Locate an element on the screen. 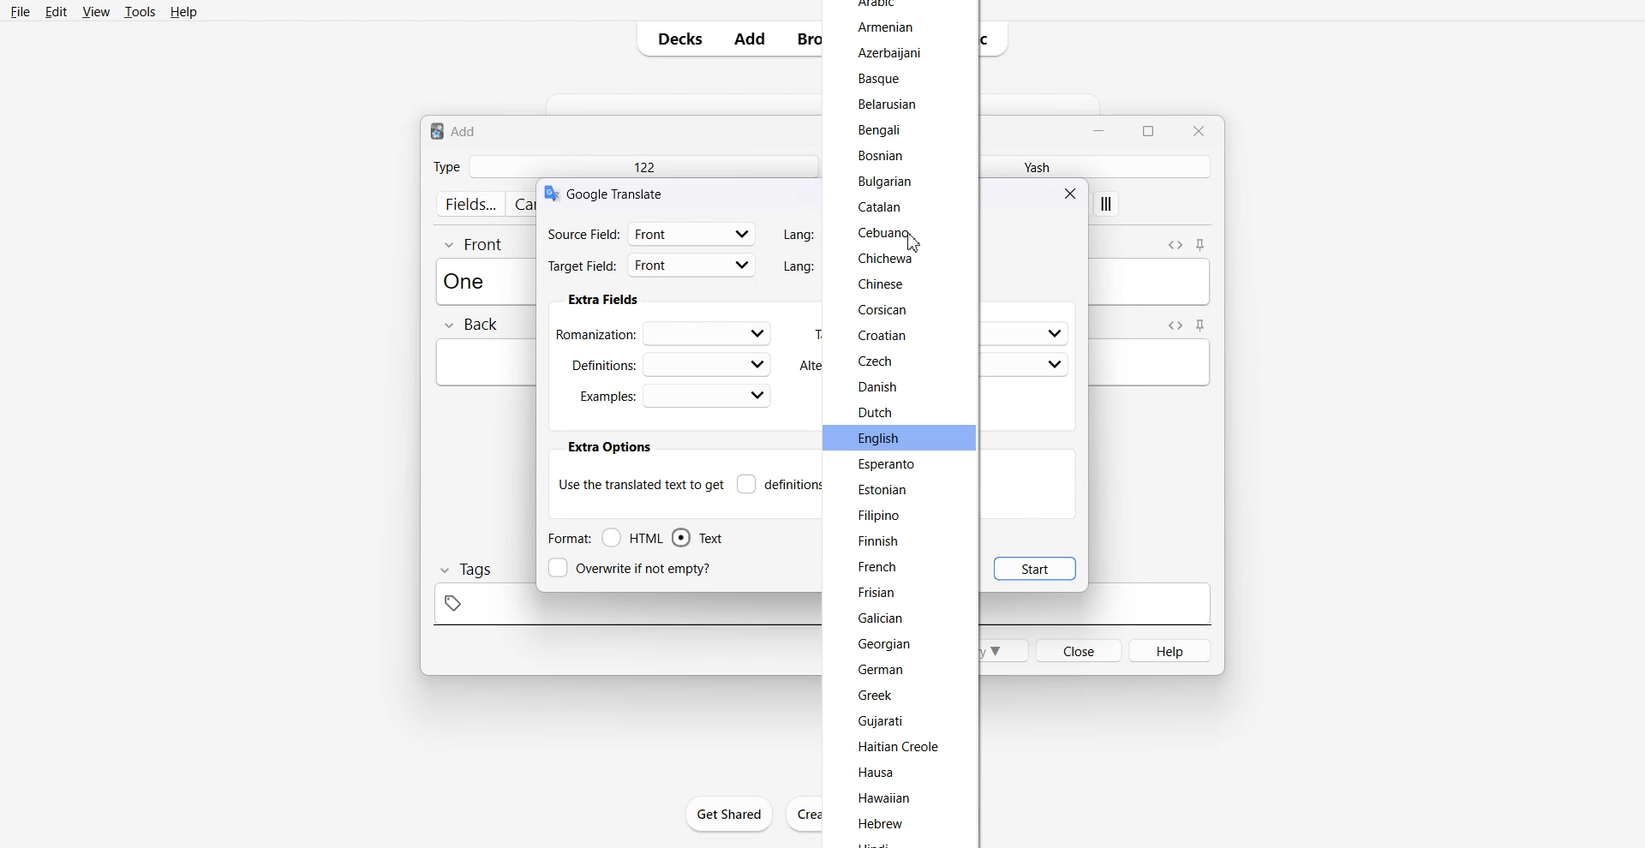 The width and height of the screenshot is (1645, 848). Armenian is located at coordinates (887, 28).